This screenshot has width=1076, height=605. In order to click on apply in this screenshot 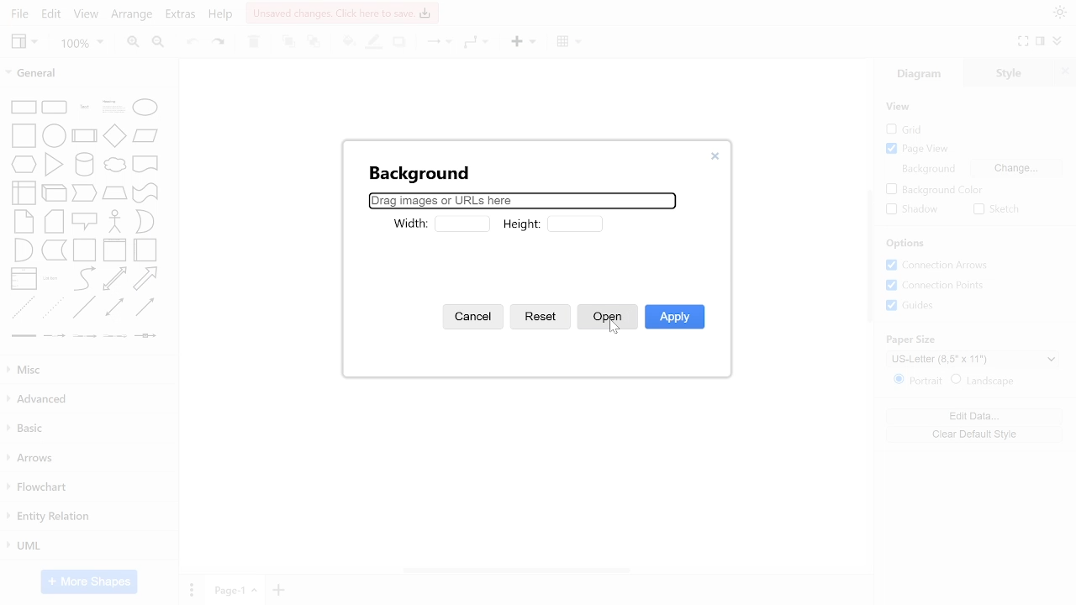, I will do `click(675, 318)`.